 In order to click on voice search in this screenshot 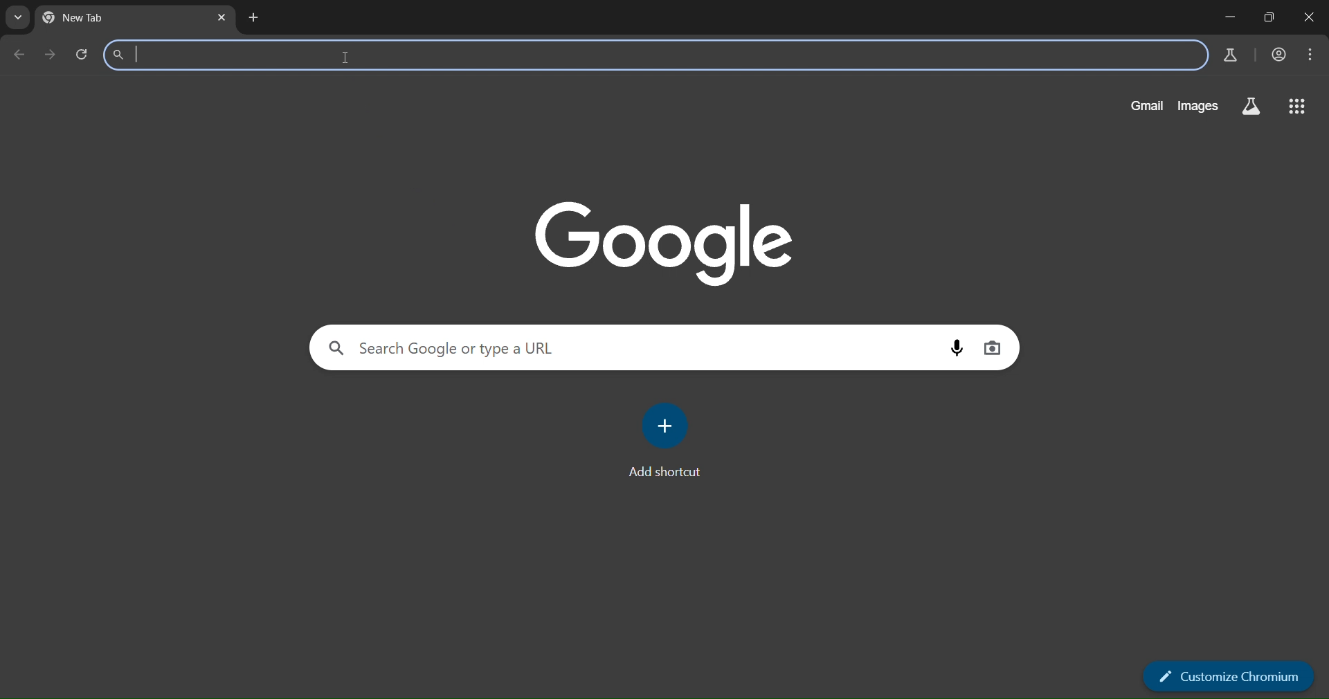, I will do `click(957, 347)`.